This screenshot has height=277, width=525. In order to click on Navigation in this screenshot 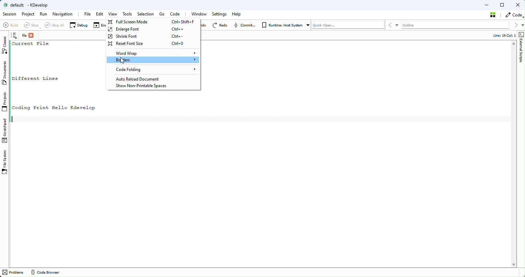, I will do `click(64, 14)`.